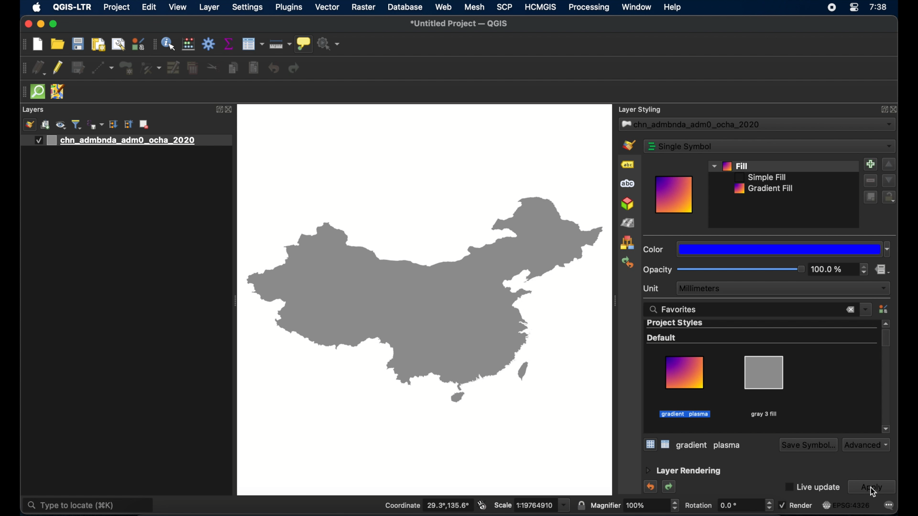 The image size is (918, 516). I want to click on slider , so click(742, 269).